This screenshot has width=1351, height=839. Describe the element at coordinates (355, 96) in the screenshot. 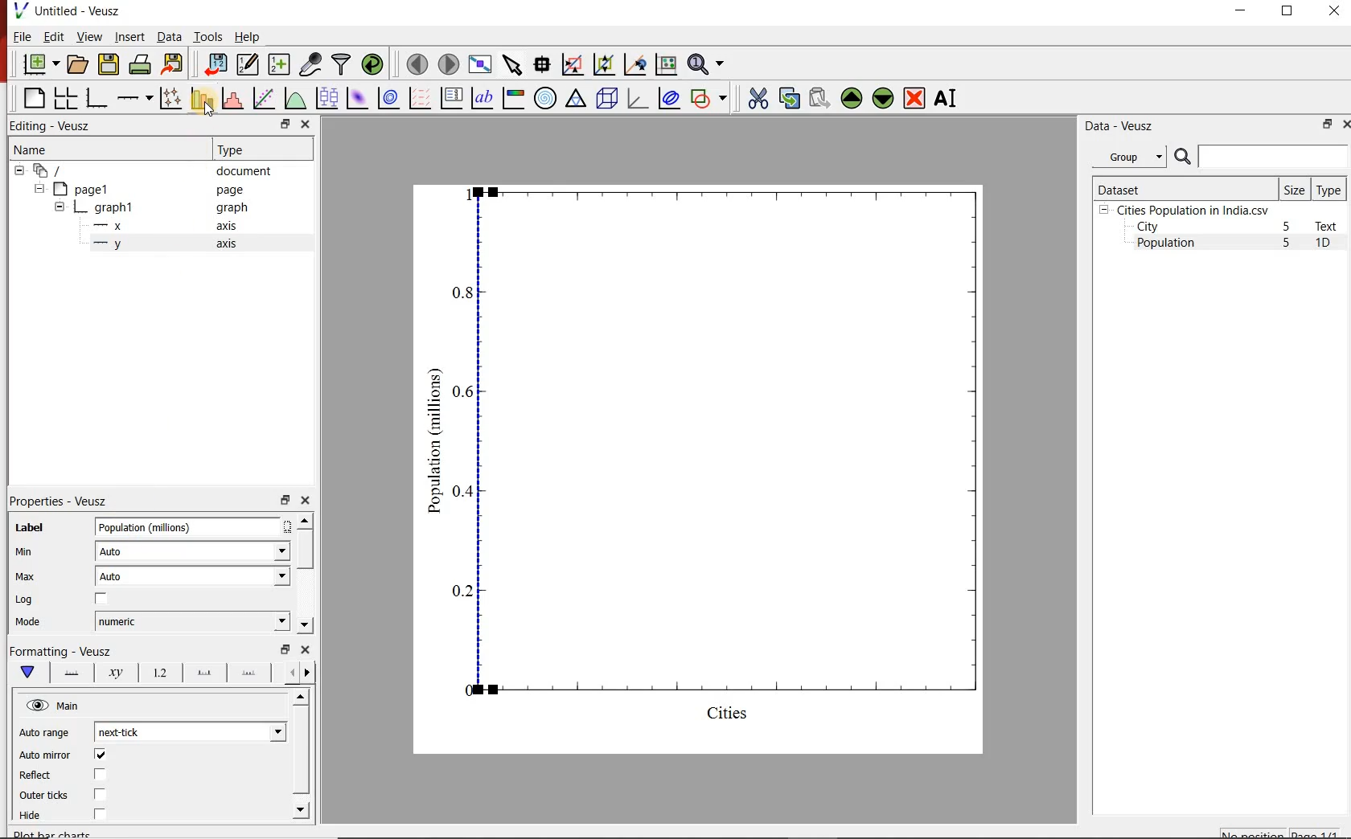

I see `plot a 2d dataset as an image` at that location.